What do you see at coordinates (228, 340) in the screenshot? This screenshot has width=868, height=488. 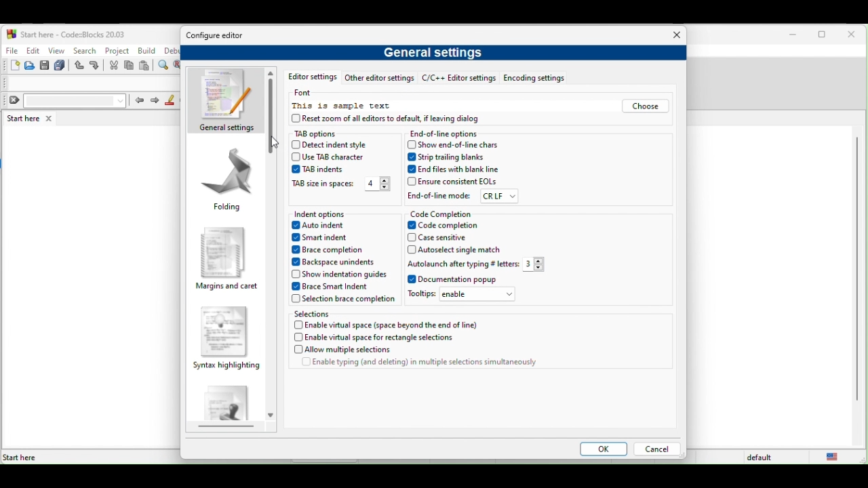 I see `syntax highlighting` at bounding box center [228, 340].